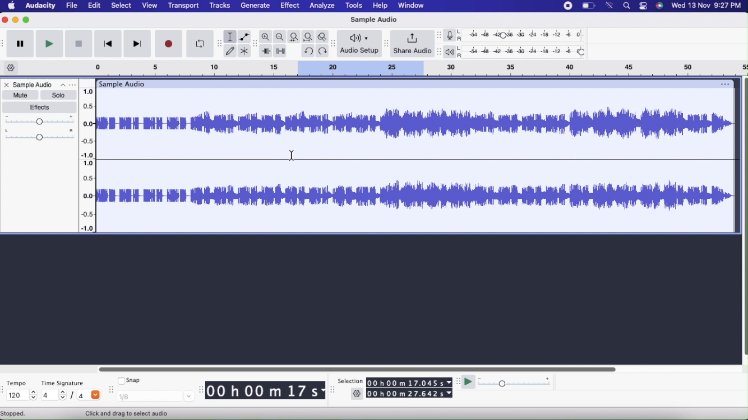 This screenshot has height=420, width=748. Describe the element at coordinates (53, 394) in the screenshot. I see `4` at that location.